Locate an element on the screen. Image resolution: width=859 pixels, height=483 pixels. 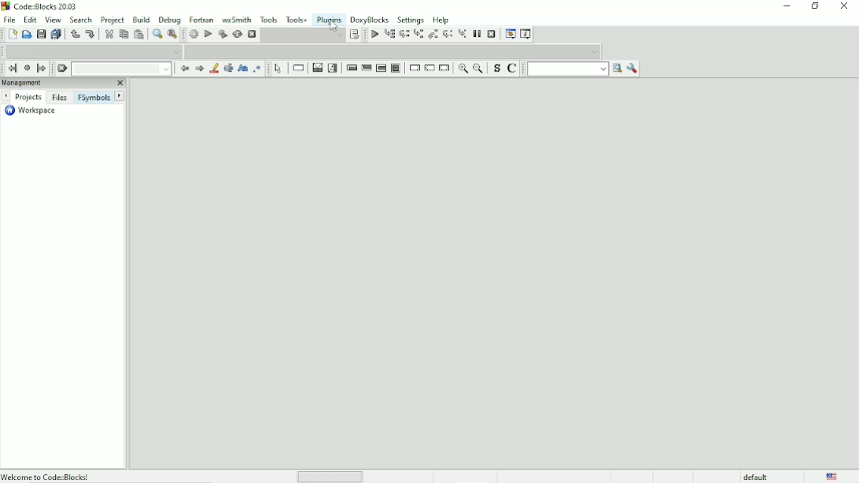
Search is located at coordinates (81, 19).